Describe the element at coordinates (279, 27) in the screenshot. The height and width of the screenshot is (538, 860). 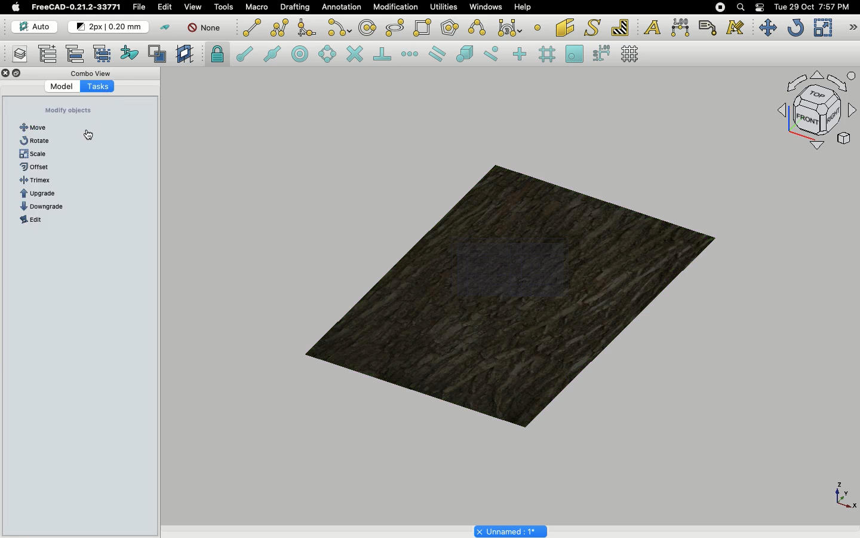
I see `Polyline` at that location.